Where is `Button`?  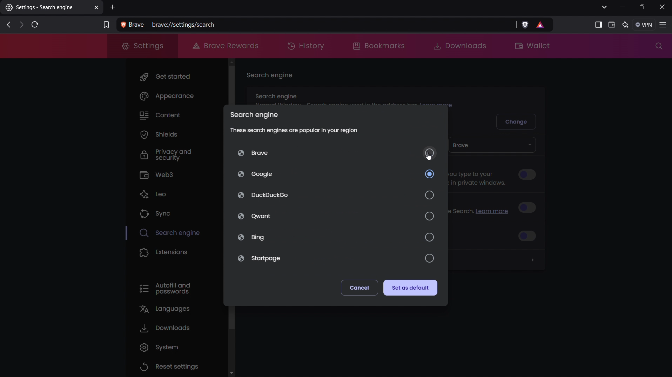
Button is located at coordinates (529, 235).